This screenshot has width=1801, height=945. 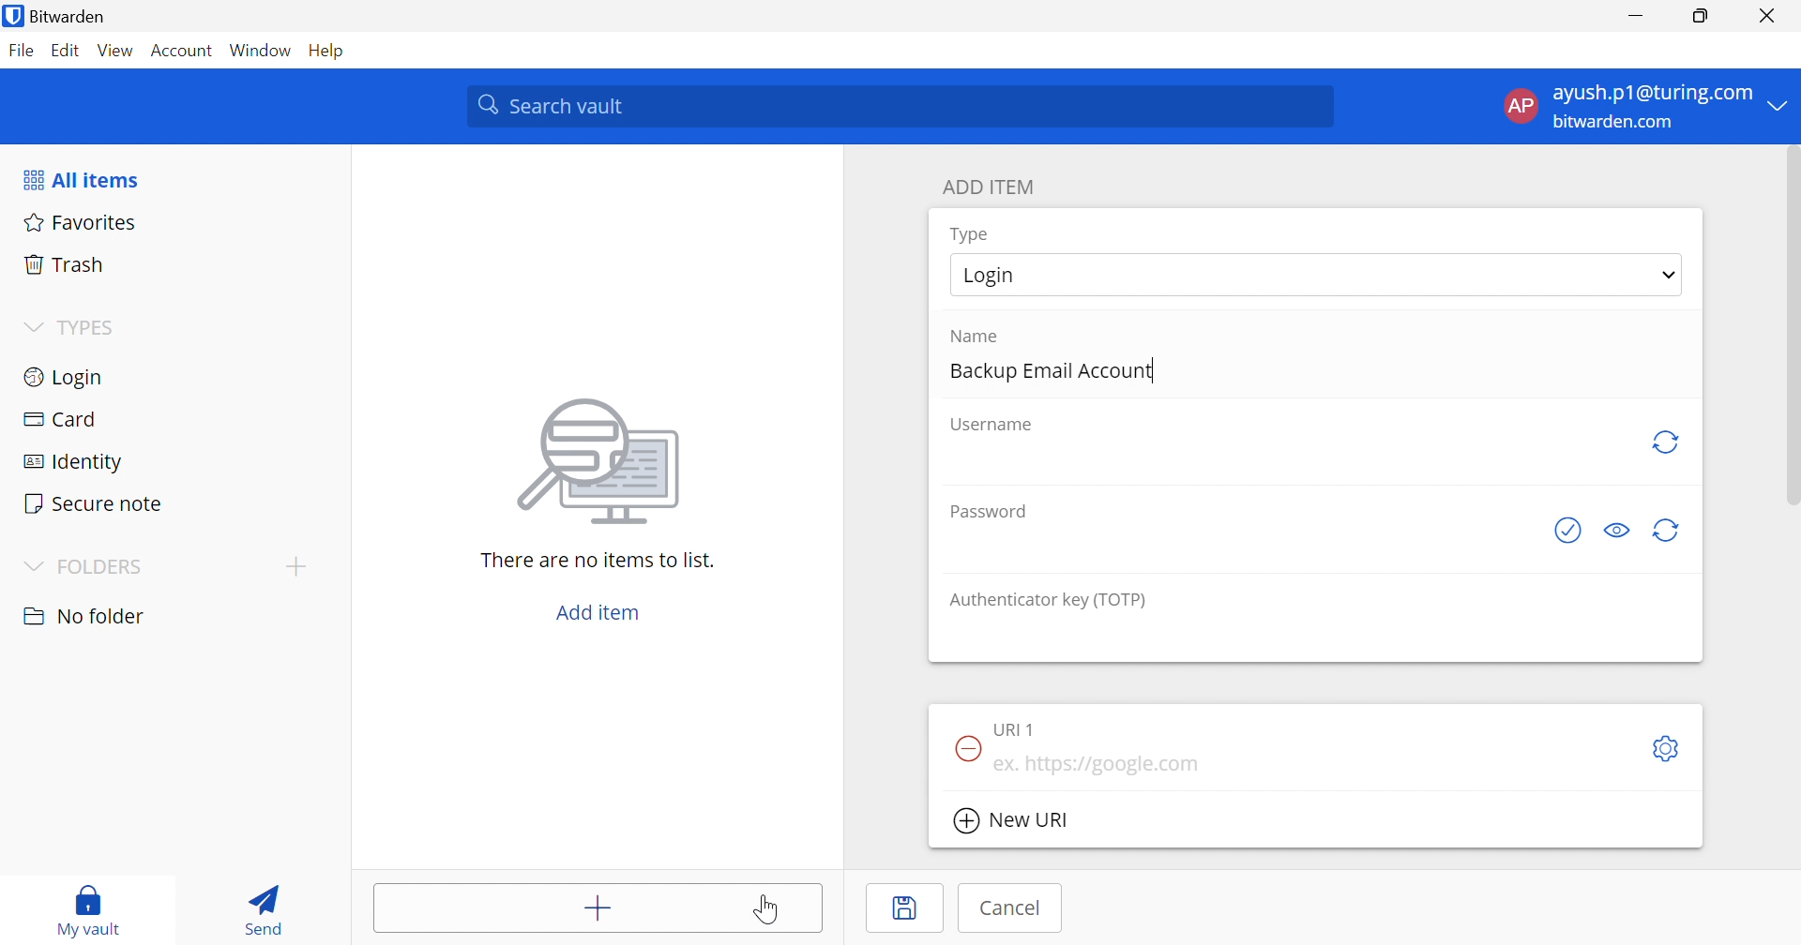 What do you see at coordinates (972, 235) in the screenshot?
I see `Type` at bounding box center [972, 235].